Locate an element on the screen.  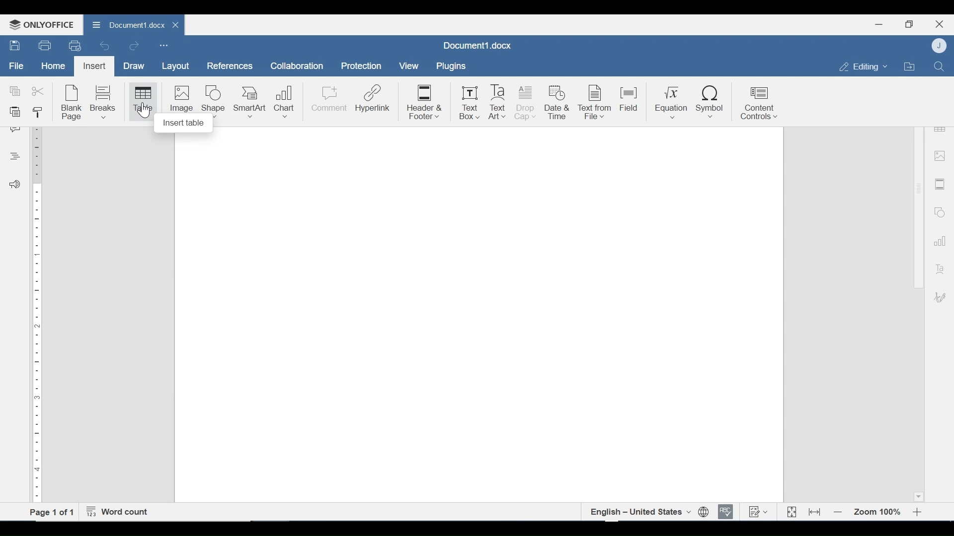
View is located at coordinates (409, 66).